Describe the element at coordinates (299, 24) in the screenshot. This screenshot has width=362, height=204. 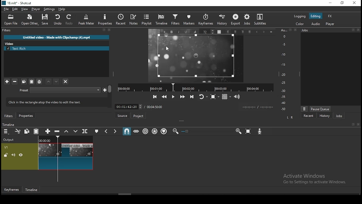
I see `color` at that location.